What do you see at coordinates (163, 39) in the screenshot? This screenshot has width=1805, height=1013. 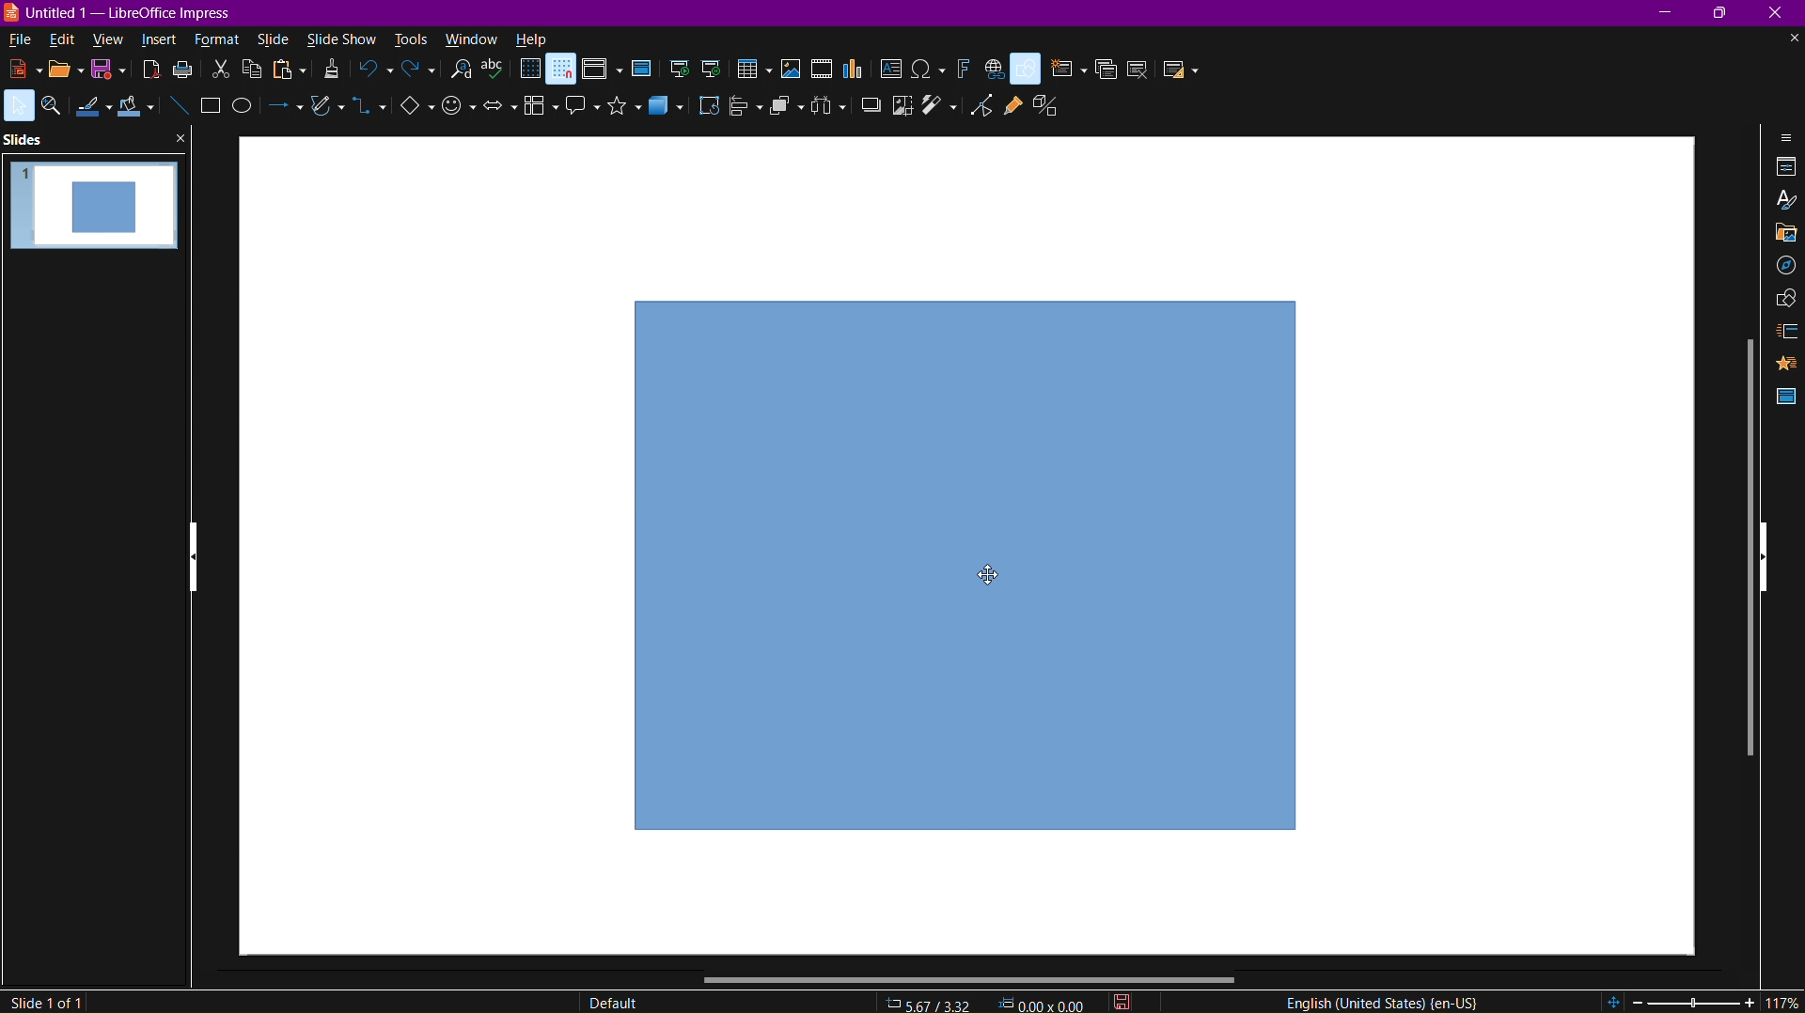 I see `insert` at bounding box center [163, 39].